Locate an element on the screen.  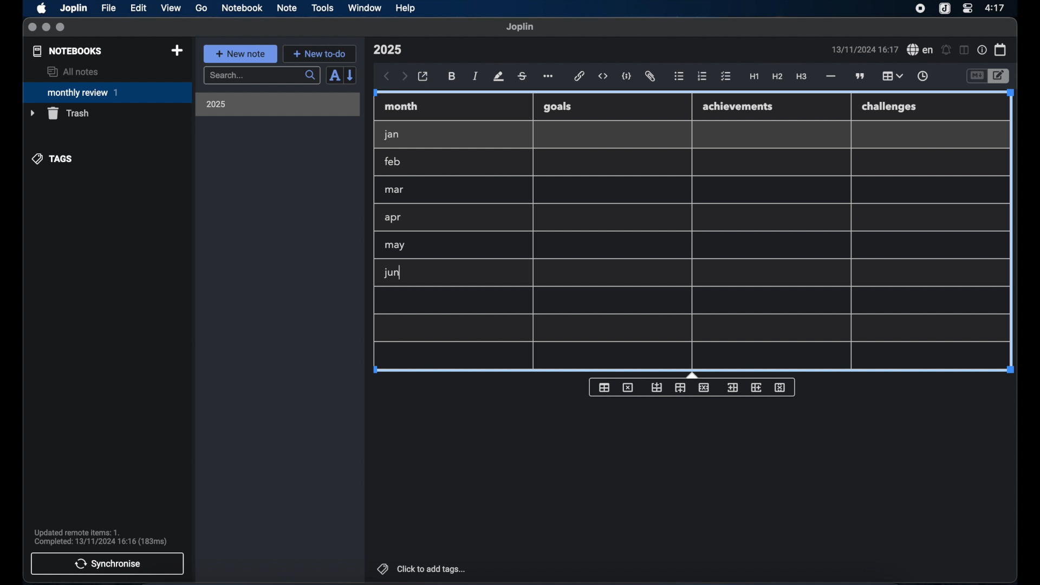
trash is located at coordinates (60, 113).